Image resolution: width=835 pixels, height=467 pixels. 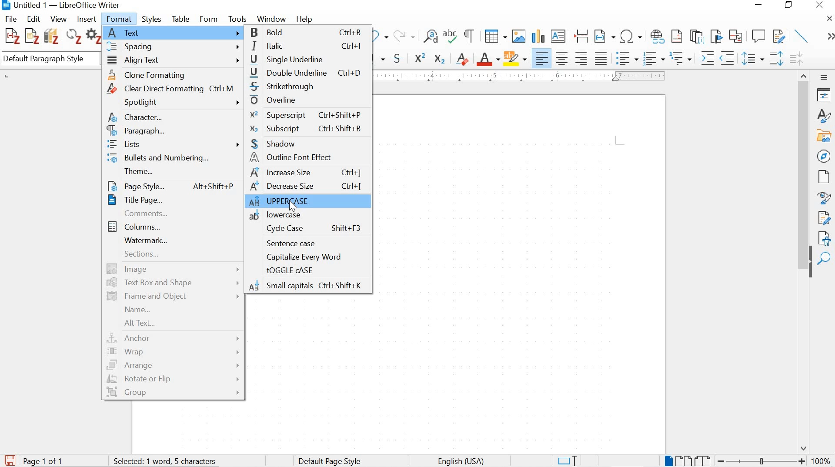 I want to click on insert field, so click(x=605, y=37).